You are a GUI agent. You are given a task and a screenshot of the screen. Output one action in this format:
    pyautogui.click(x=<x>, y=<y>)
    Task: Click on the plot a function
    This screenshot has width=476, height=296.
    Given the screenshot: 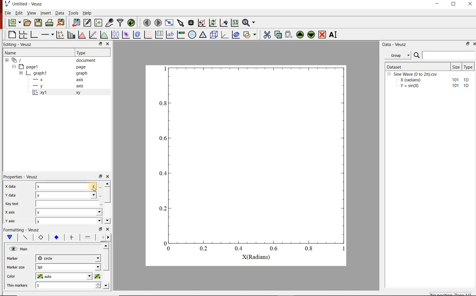 What is the action you would take?
    pyautogui.click(x=105, y=34)
    